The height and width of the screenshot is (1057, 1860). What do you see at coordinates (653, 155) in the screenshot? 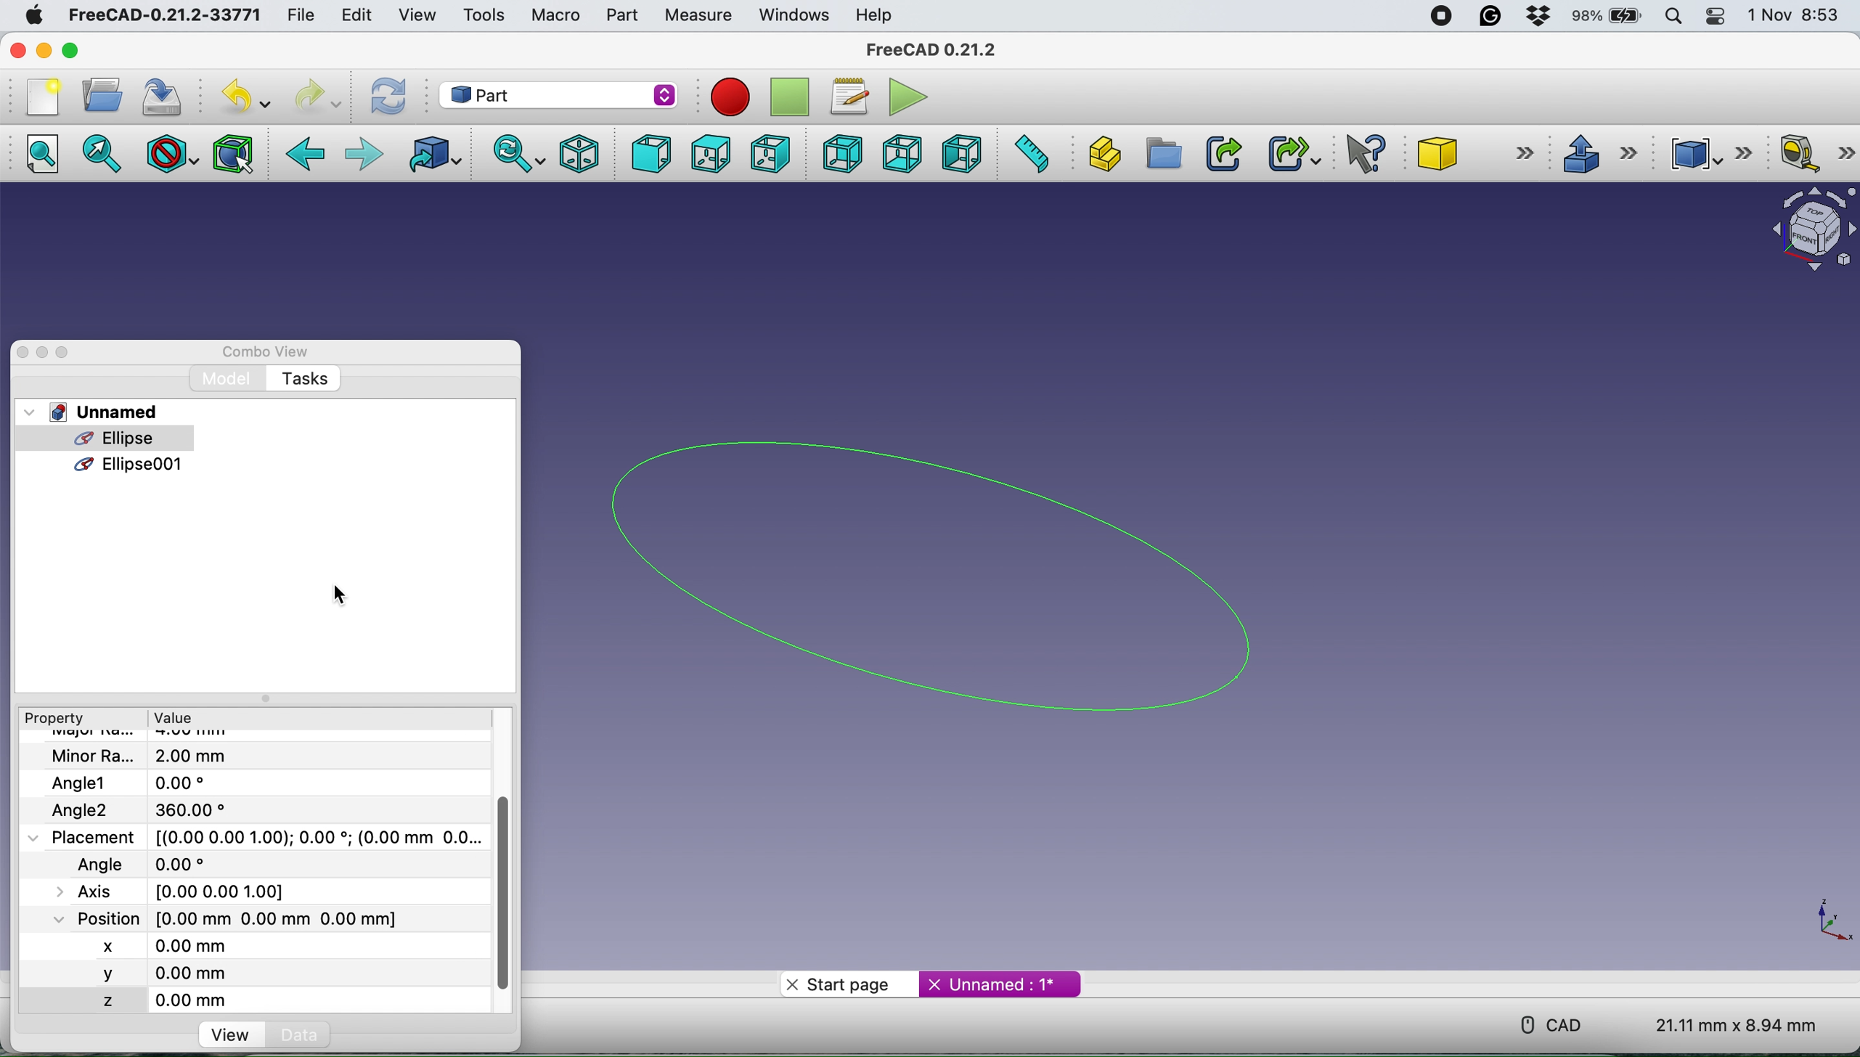
I see `front` at bounding box center [653, 155].